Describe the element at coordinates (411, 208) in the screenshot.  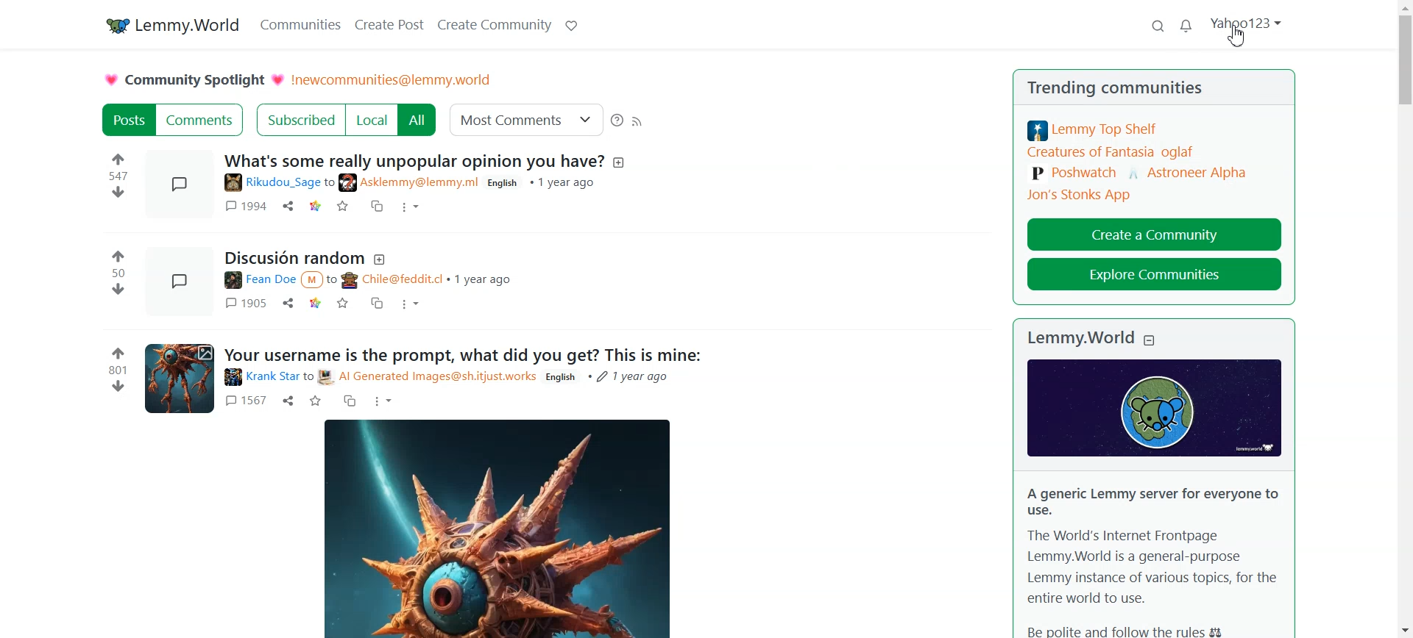
I see `more actions` at that location.